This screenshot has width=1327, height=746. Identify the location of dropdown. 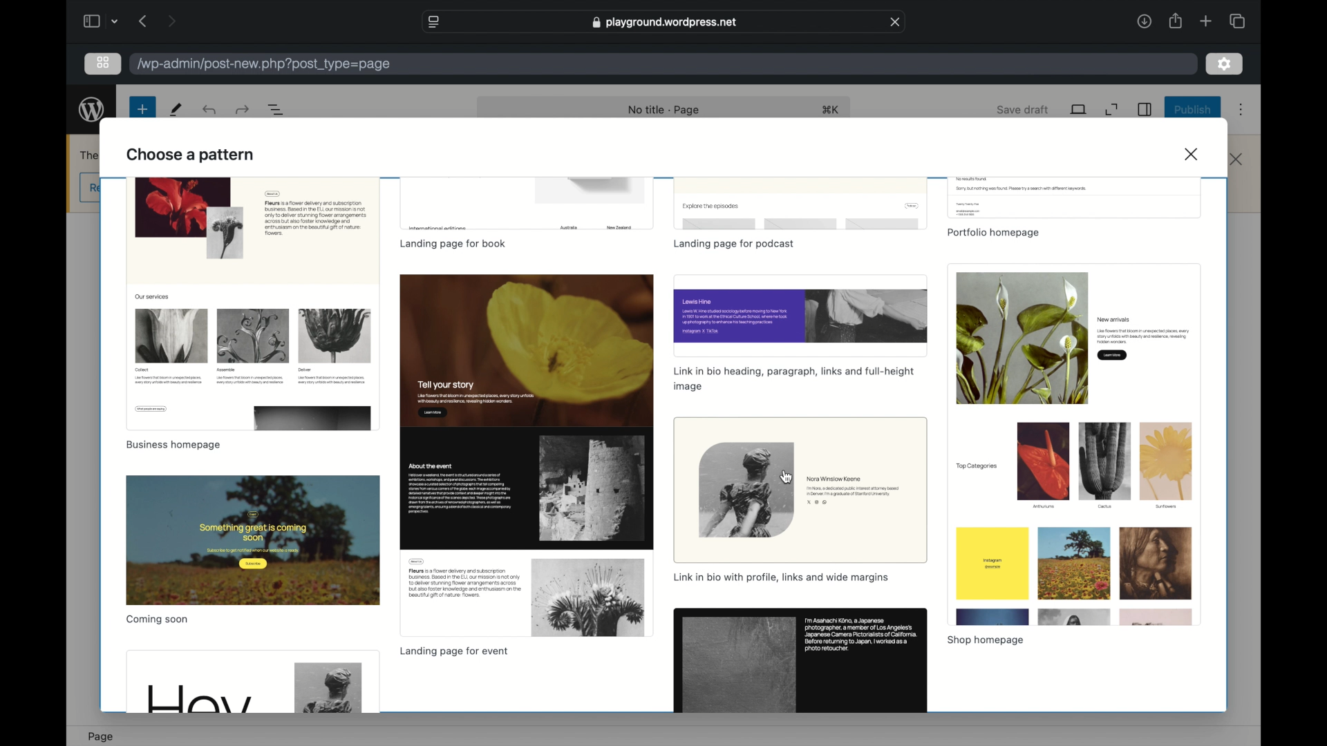
(115, 21).